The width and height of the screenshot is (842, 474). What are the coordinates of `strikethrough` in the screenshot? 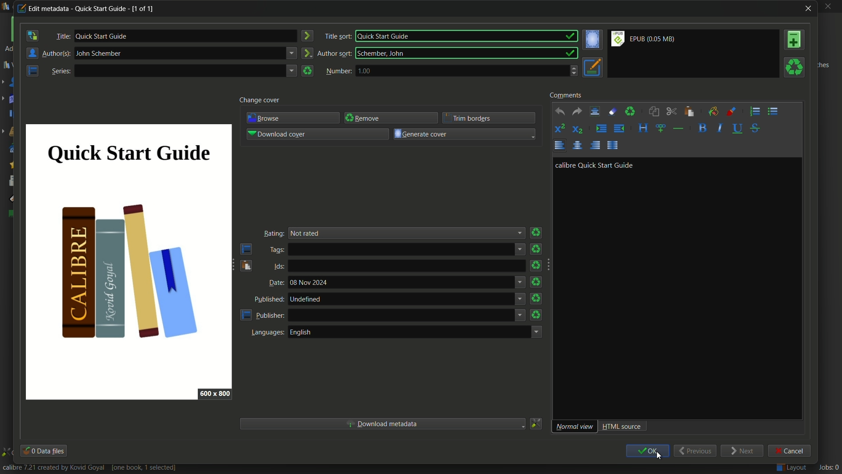 It's located at (757, 128).